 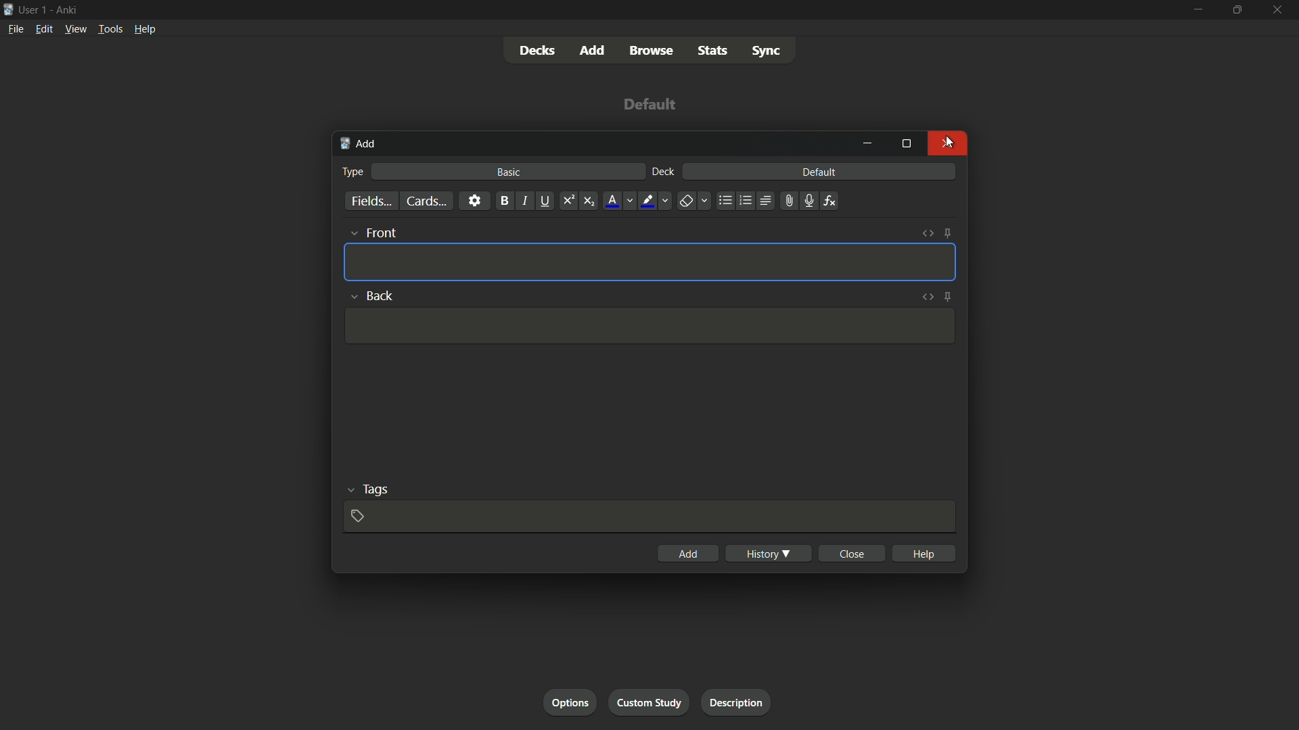 I want to click on toggle sticky, so click(x=950, y=296).